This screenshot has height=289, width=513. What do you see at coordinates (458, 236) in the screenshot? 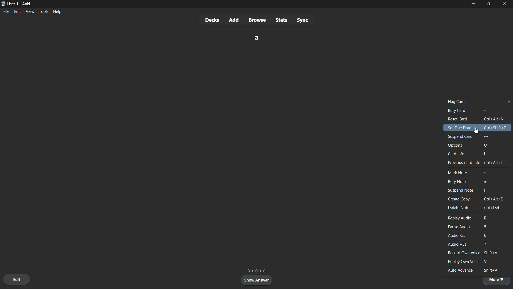
I see `audio -5s` at bounding box center [458, 236].